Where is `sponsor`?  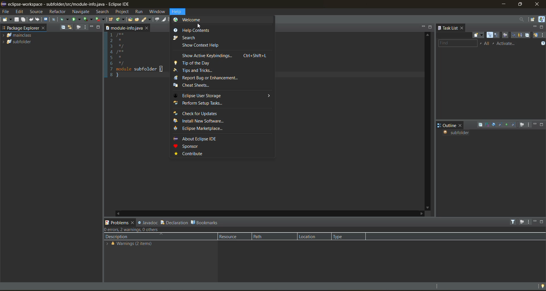 sponsor is located at coordinates (194, 147).